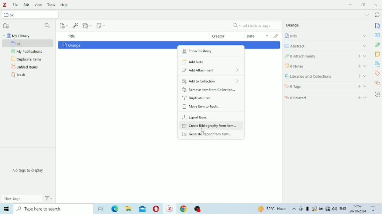 The width and height of the screenshot is (382, 214). What do you see at coordinates (27, 5) in the screenshot?
I see `Edit` at bounding box center [27, 5].